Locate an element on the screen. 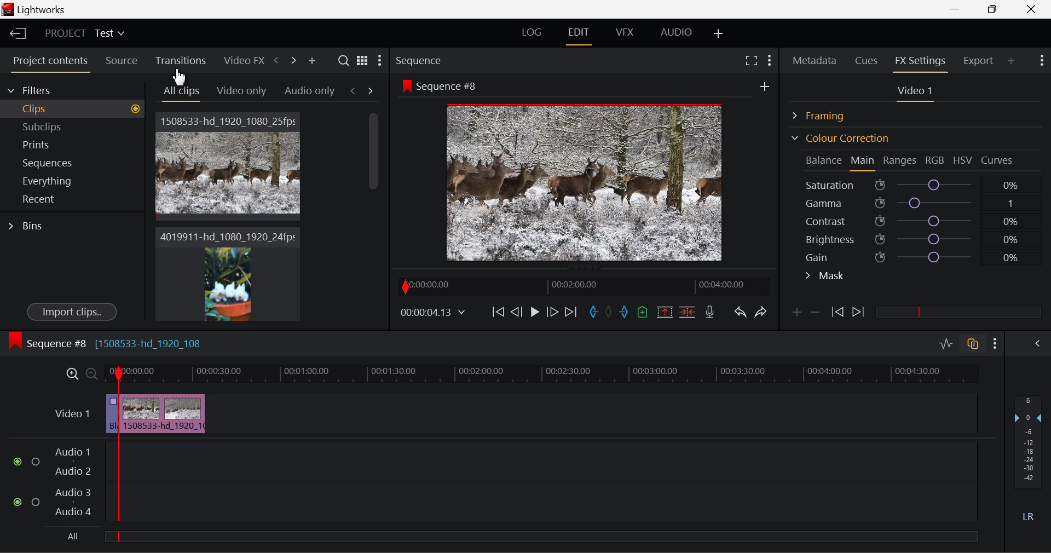 The height and width of the screenshot is (553, 1051). RGB is located at coordinates (935, 161).